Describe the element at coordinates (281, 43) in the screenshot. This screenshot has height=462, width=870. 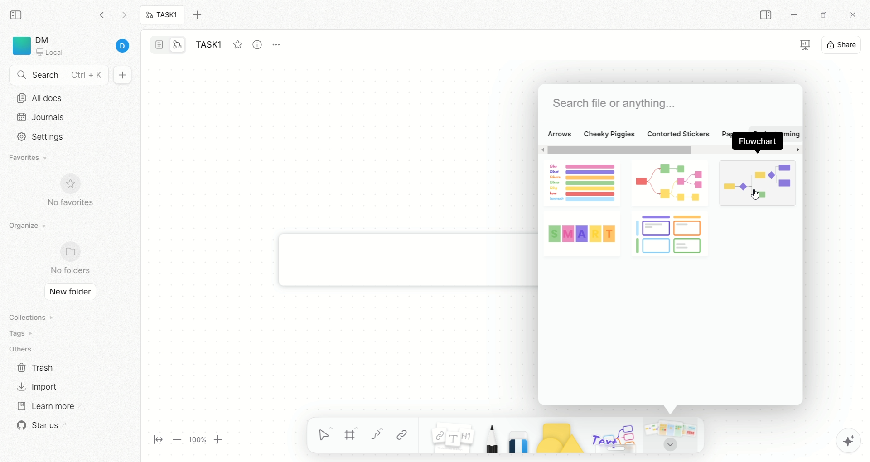
I see `options` at that location.